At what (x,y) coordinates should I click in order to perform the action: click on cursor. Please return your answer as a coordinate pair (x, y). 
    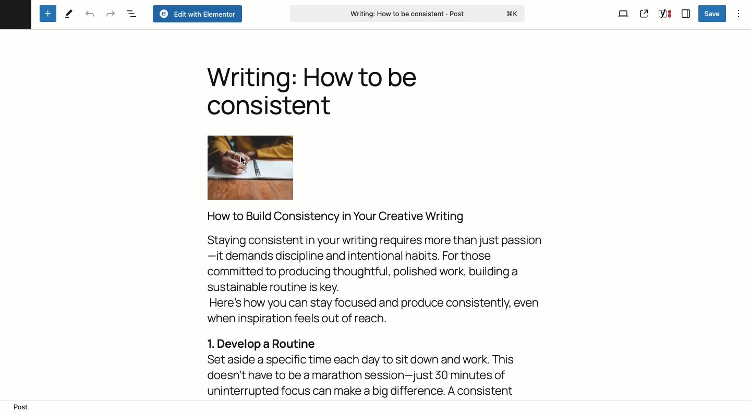
    Looking at the image, I should click on (241, 160).